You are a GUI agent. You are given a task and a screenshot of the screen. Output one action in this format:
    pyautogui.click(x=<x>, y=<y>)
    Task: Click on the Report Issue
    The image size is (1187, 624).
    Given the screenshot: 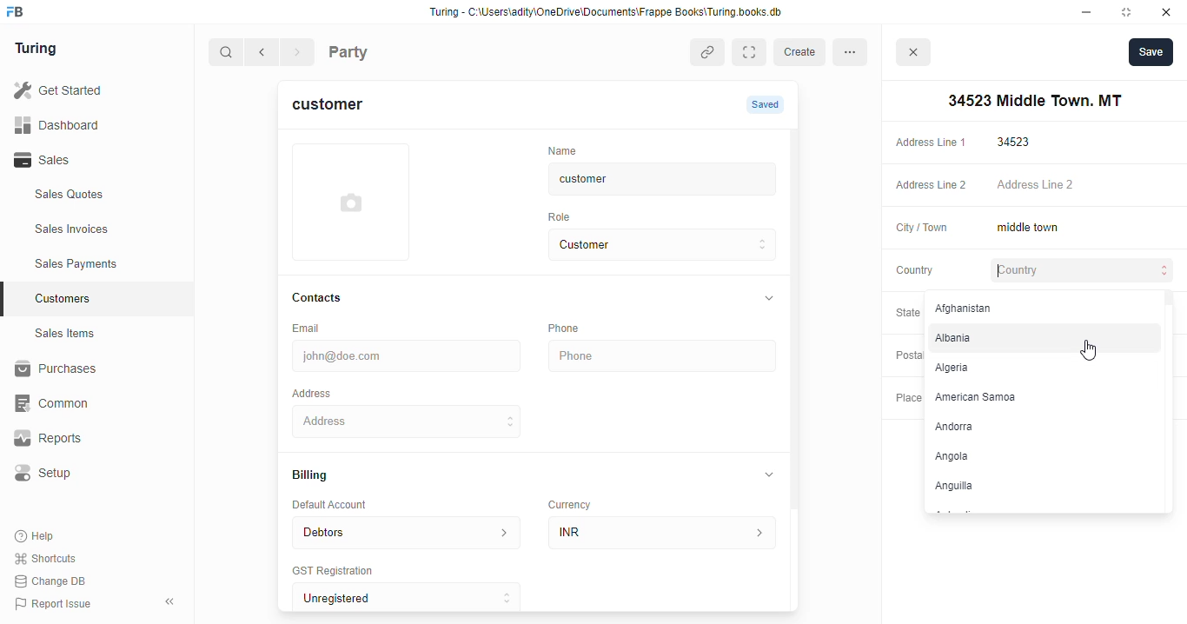 What is the action you would take?
    pyautogui.click(x=56, y=602)
    